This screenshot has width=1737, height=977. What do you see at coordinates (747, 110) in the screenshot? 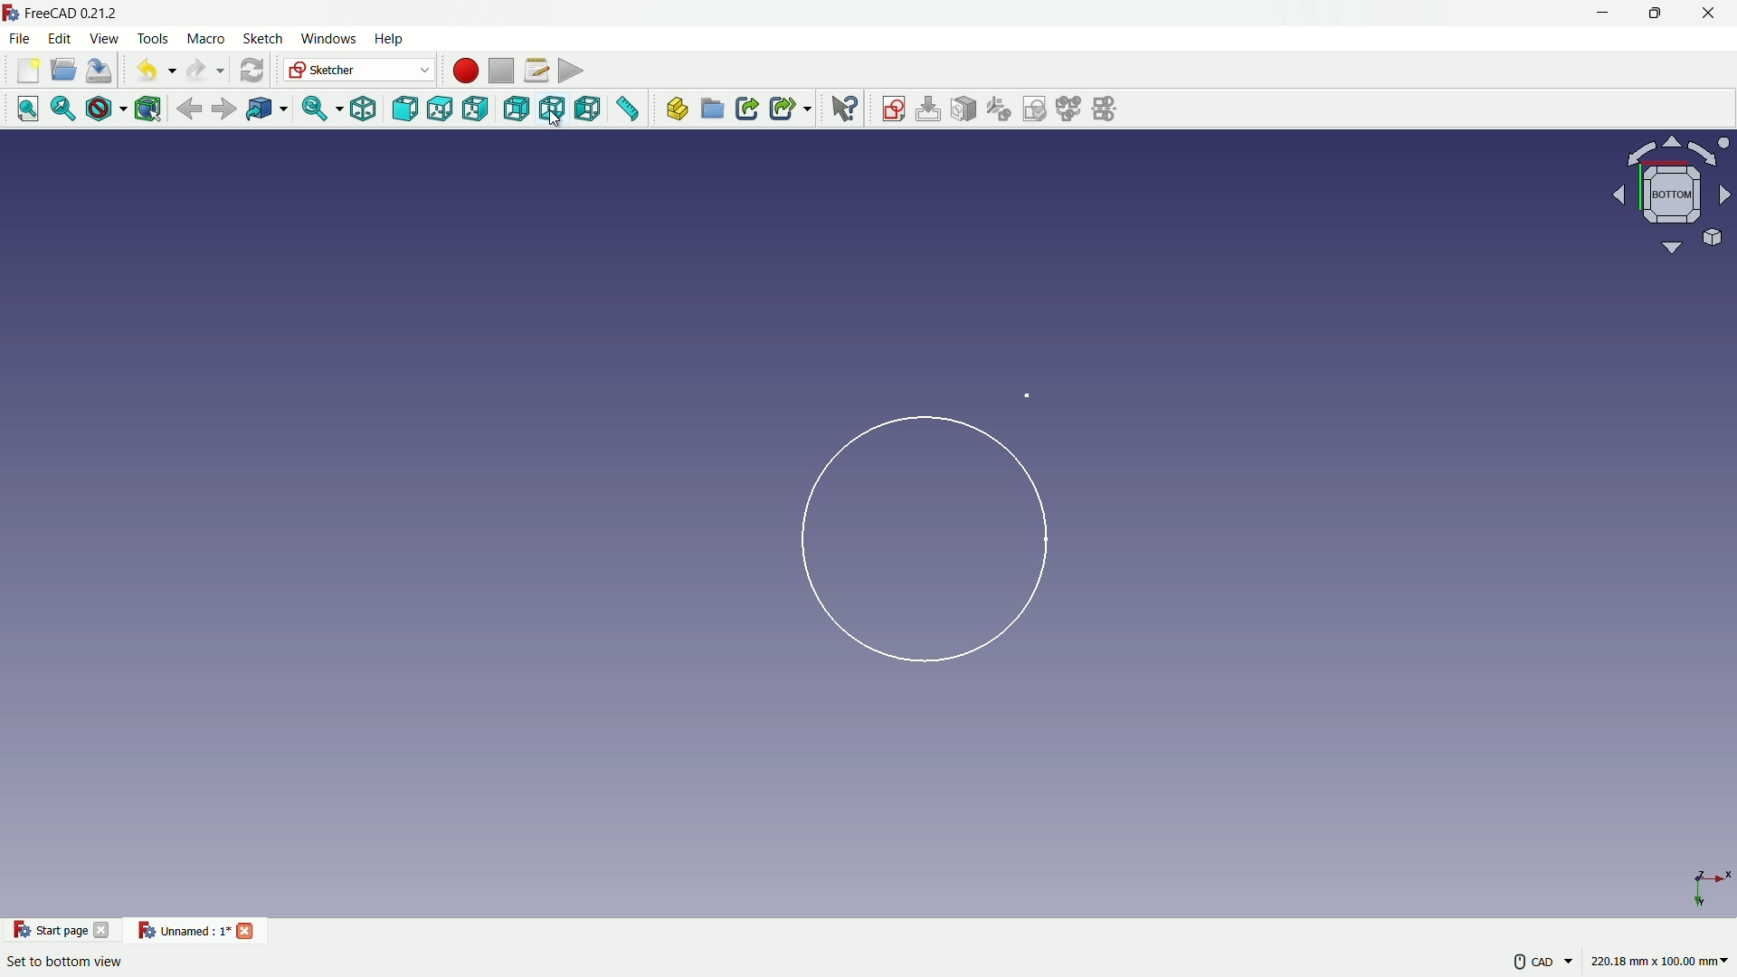
I see `make link` at bounding box center [747, 110].